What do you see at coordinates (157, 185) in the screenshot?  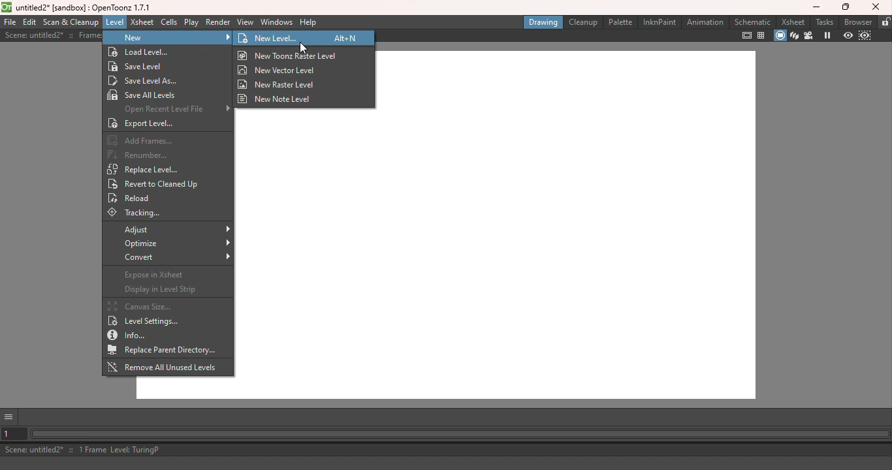 I see `Revert to cleaned up` at bounding box center [157, 185].